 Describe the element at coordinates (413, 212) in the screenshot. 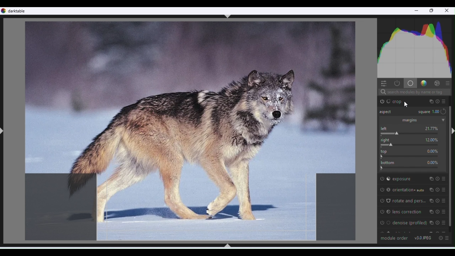

I see `Lens correction` at that location.